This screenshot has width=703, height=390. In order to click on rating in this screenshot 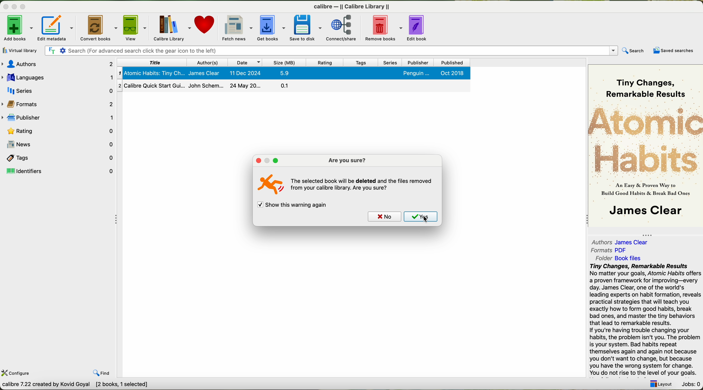, I will do `click(60, 131)`.